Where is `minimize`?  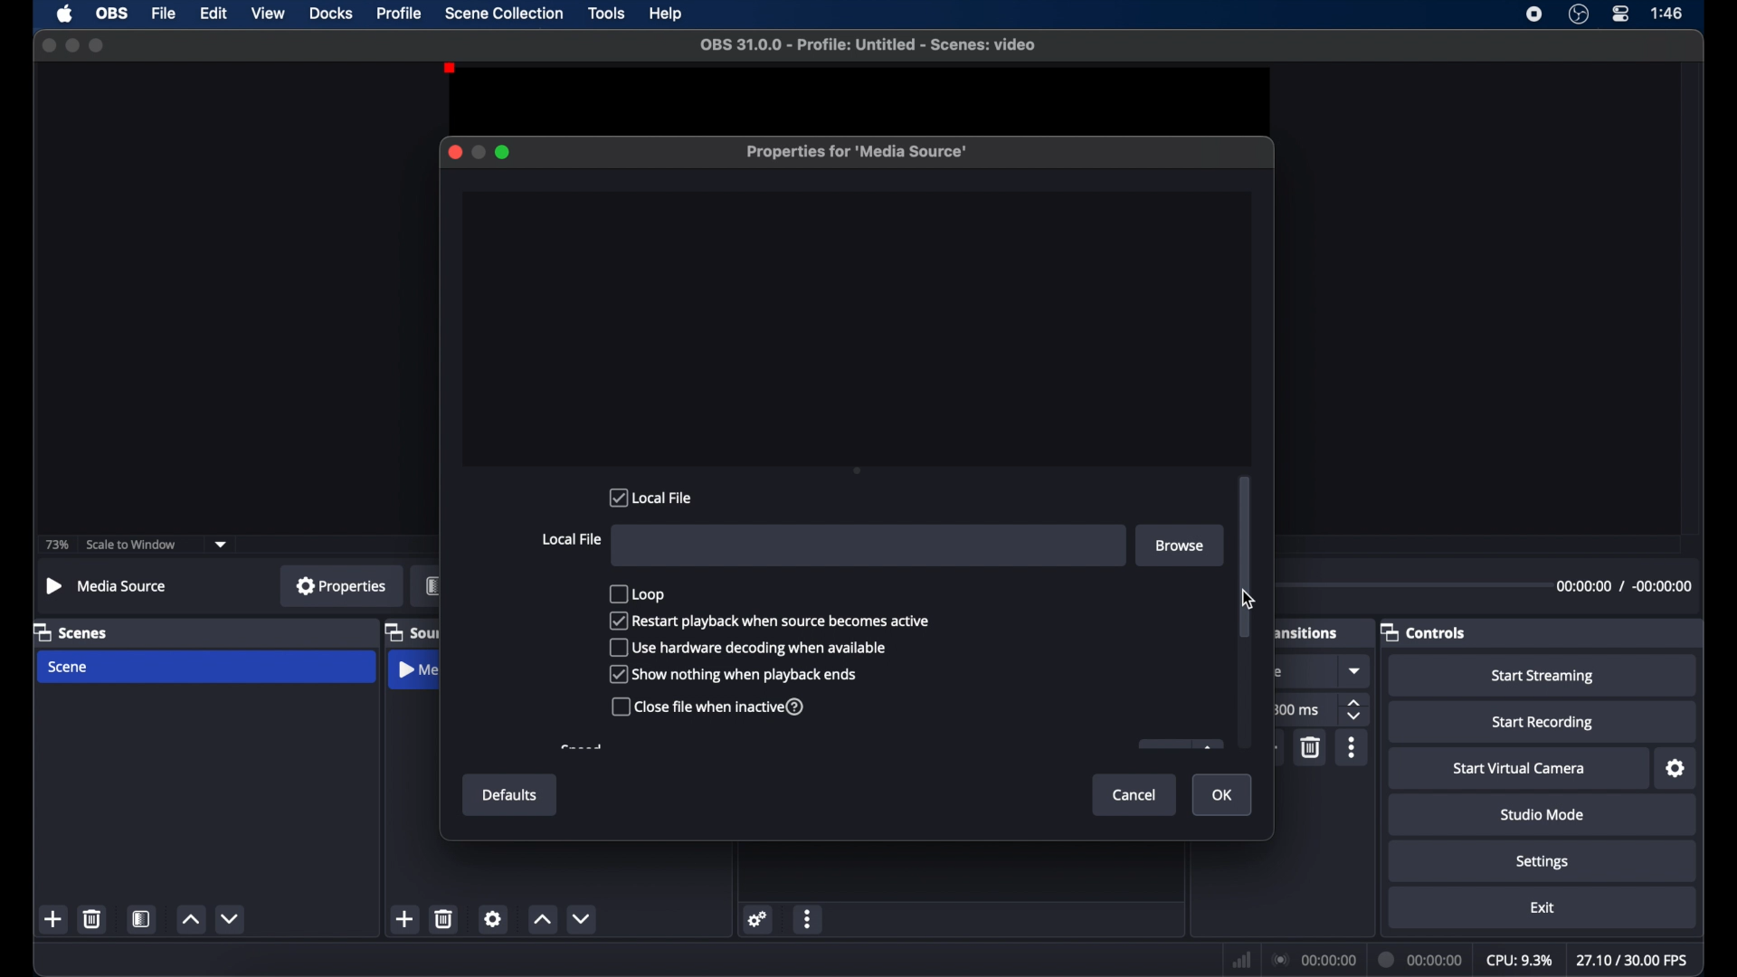
minimize is located at coordinates (477, 152).